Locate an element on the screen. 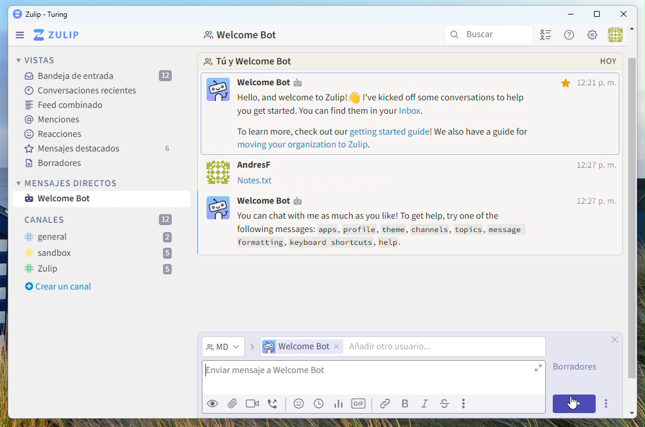 The height and width of the screenshot is (427, 645). Important Messages is located at coordinates (105, 148).